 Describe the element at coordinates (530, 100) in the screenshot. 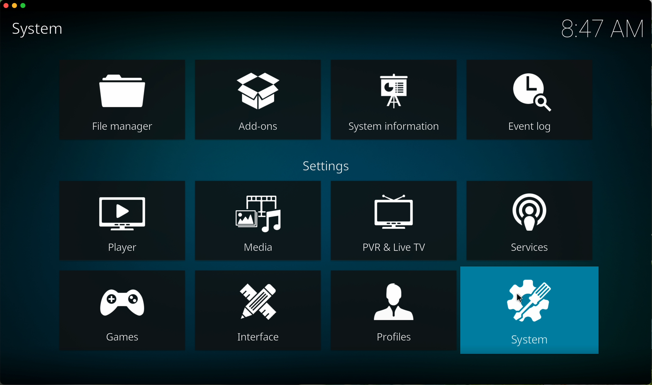

I see `event log` at that location.